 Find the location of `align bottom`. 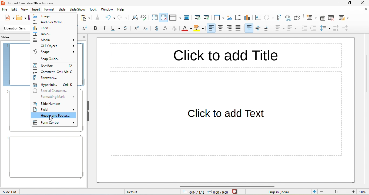

align bottom is located at coordinates (268, 28).